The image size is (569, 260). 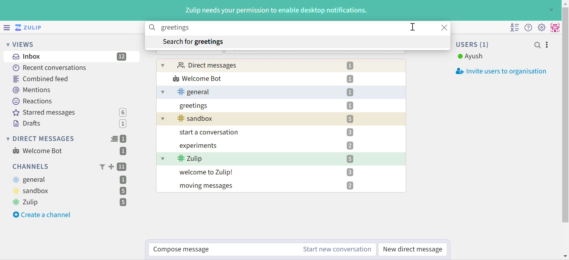 I want to click on Search one person, so click(x=537, y=45).